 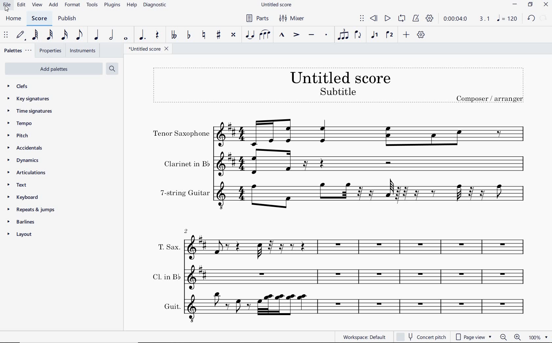 I want to click on CLOSE, so click(x=546, y=4).